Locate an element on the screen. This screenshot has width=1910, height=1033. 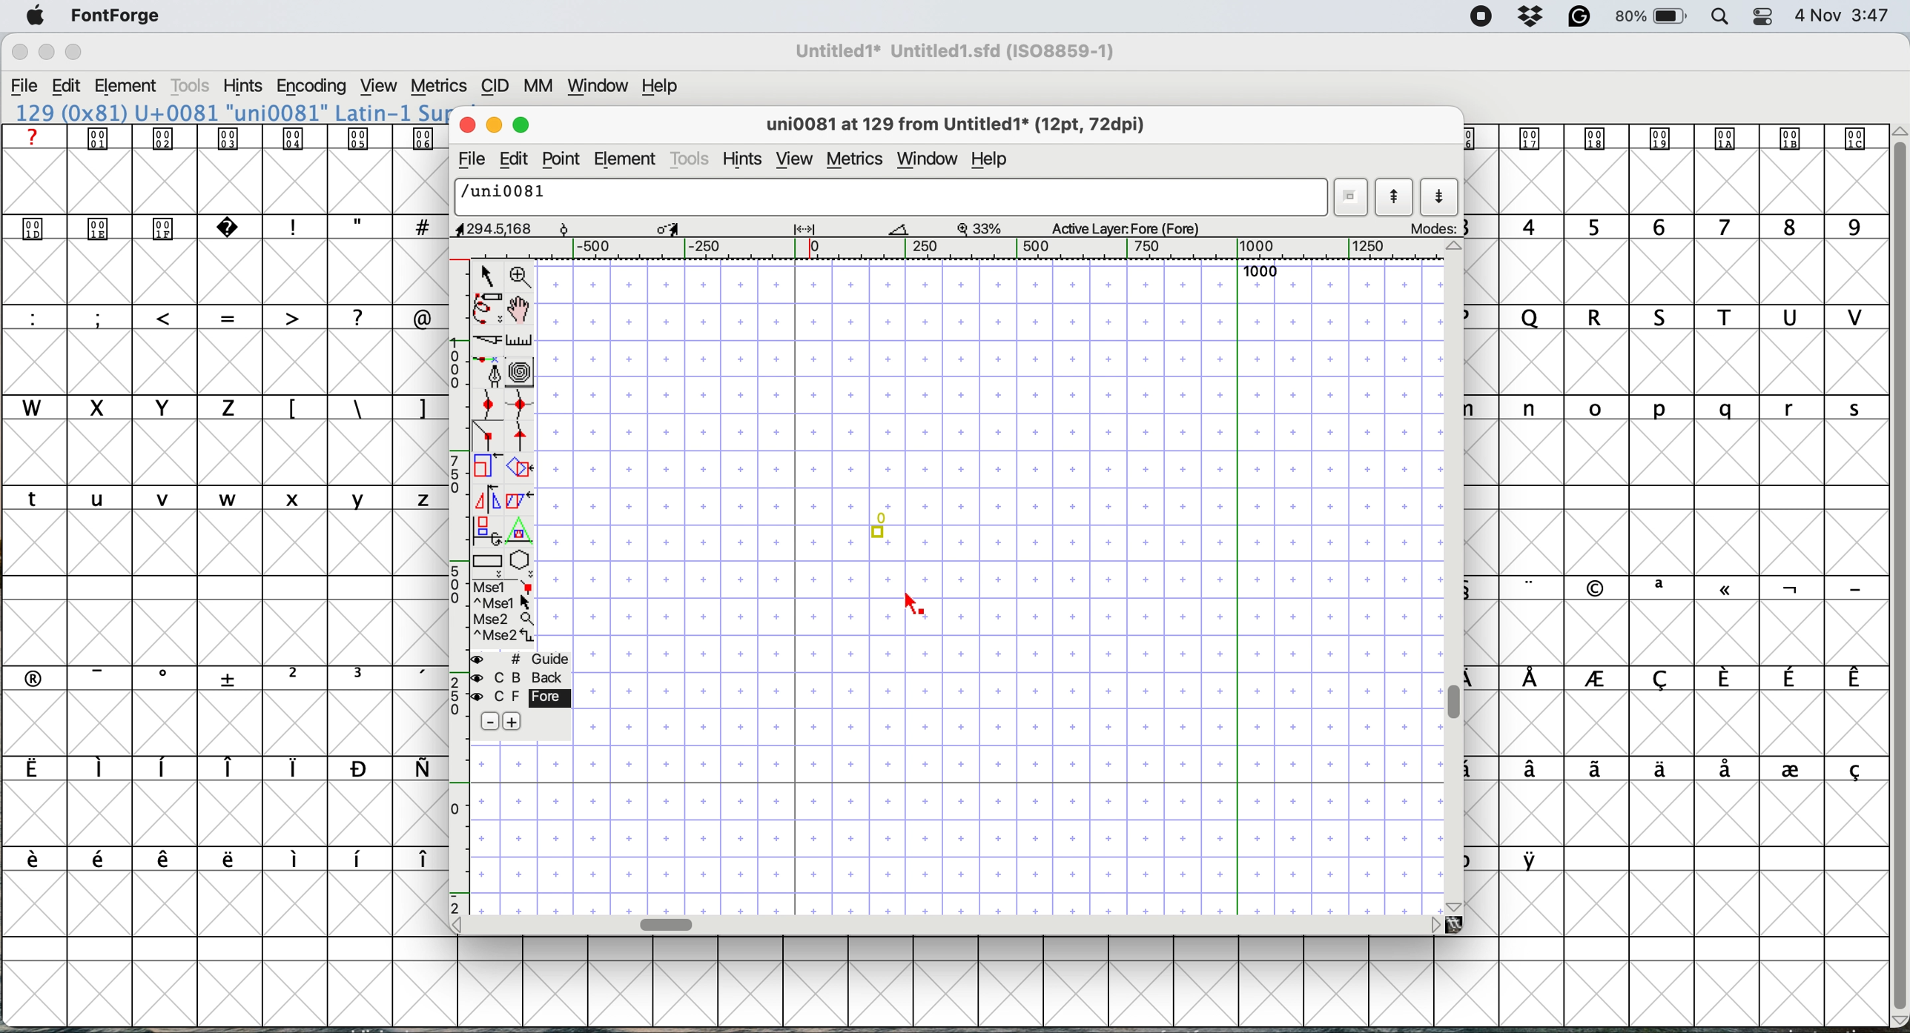
window is located at coordinates (928, 159).